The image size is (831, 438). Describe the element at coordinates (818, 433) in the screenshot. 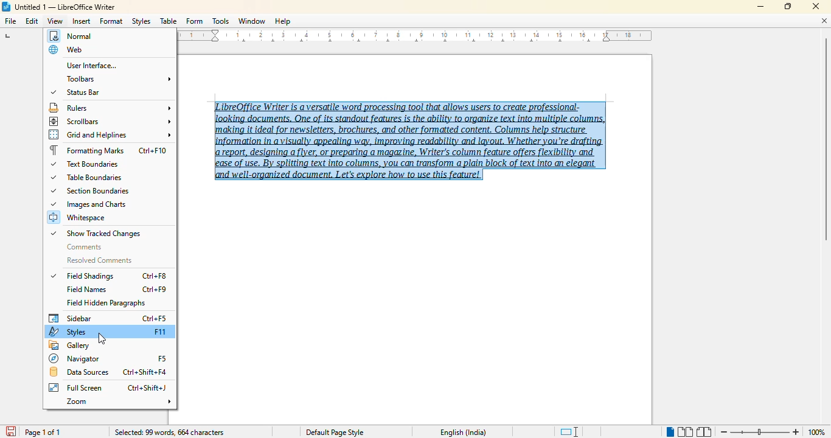

I see `100% (change zoom level)` at that location.